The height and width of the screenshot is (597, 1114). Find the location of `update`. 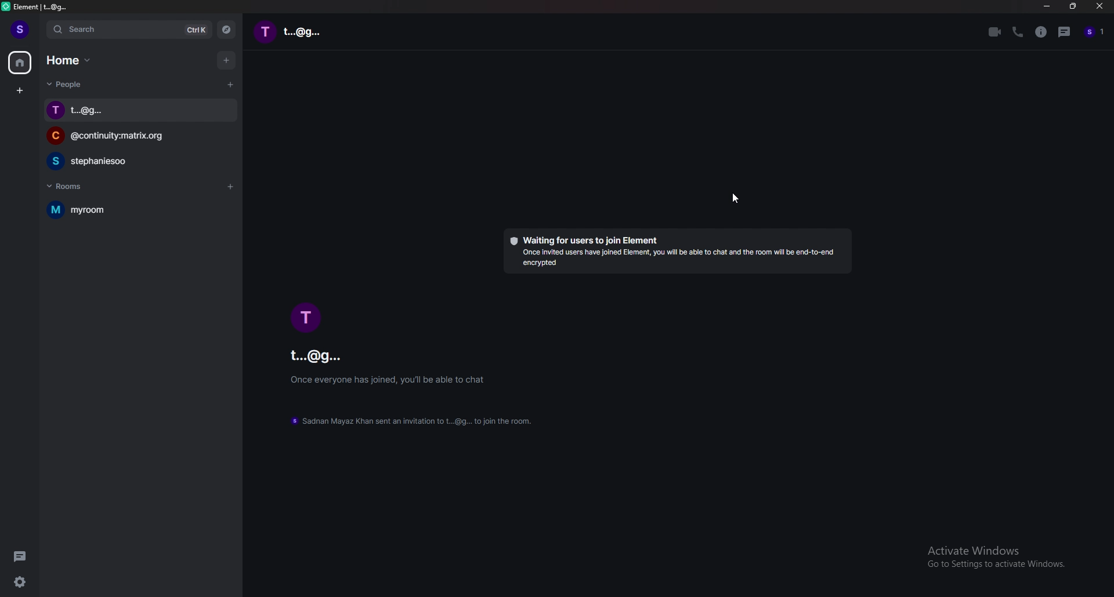

update is located at coordinates (422, 421).